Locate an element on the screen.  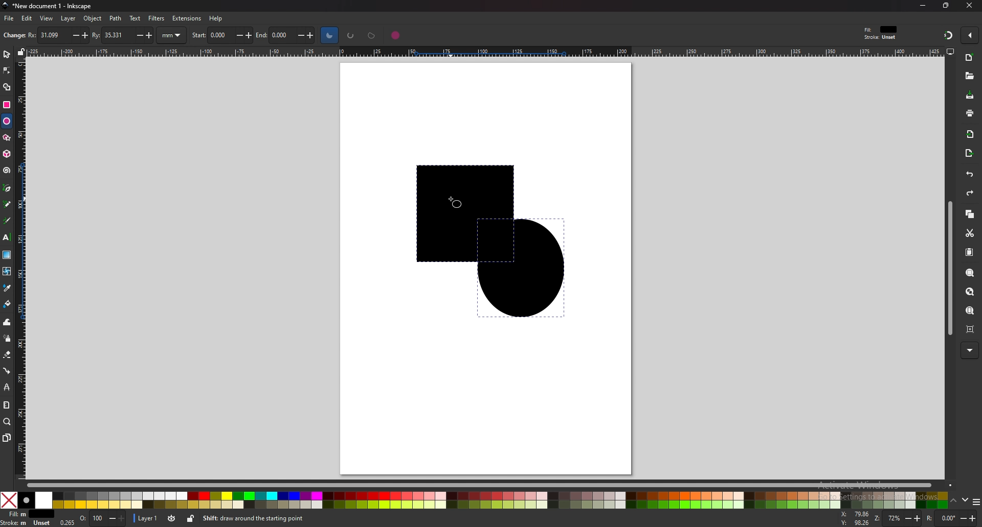
import is located at coordinates (968, 134).